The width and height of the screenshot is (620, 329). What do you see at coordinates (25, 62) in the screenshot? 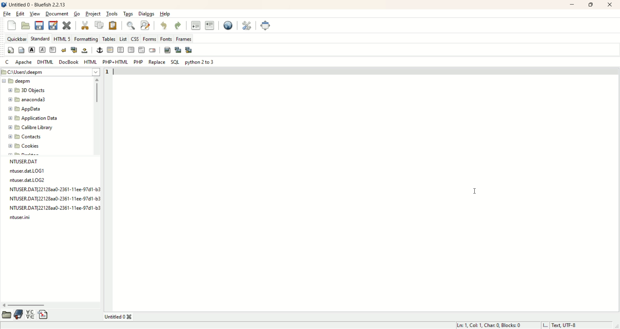
I see `apache` at bounding box center [25, 62].